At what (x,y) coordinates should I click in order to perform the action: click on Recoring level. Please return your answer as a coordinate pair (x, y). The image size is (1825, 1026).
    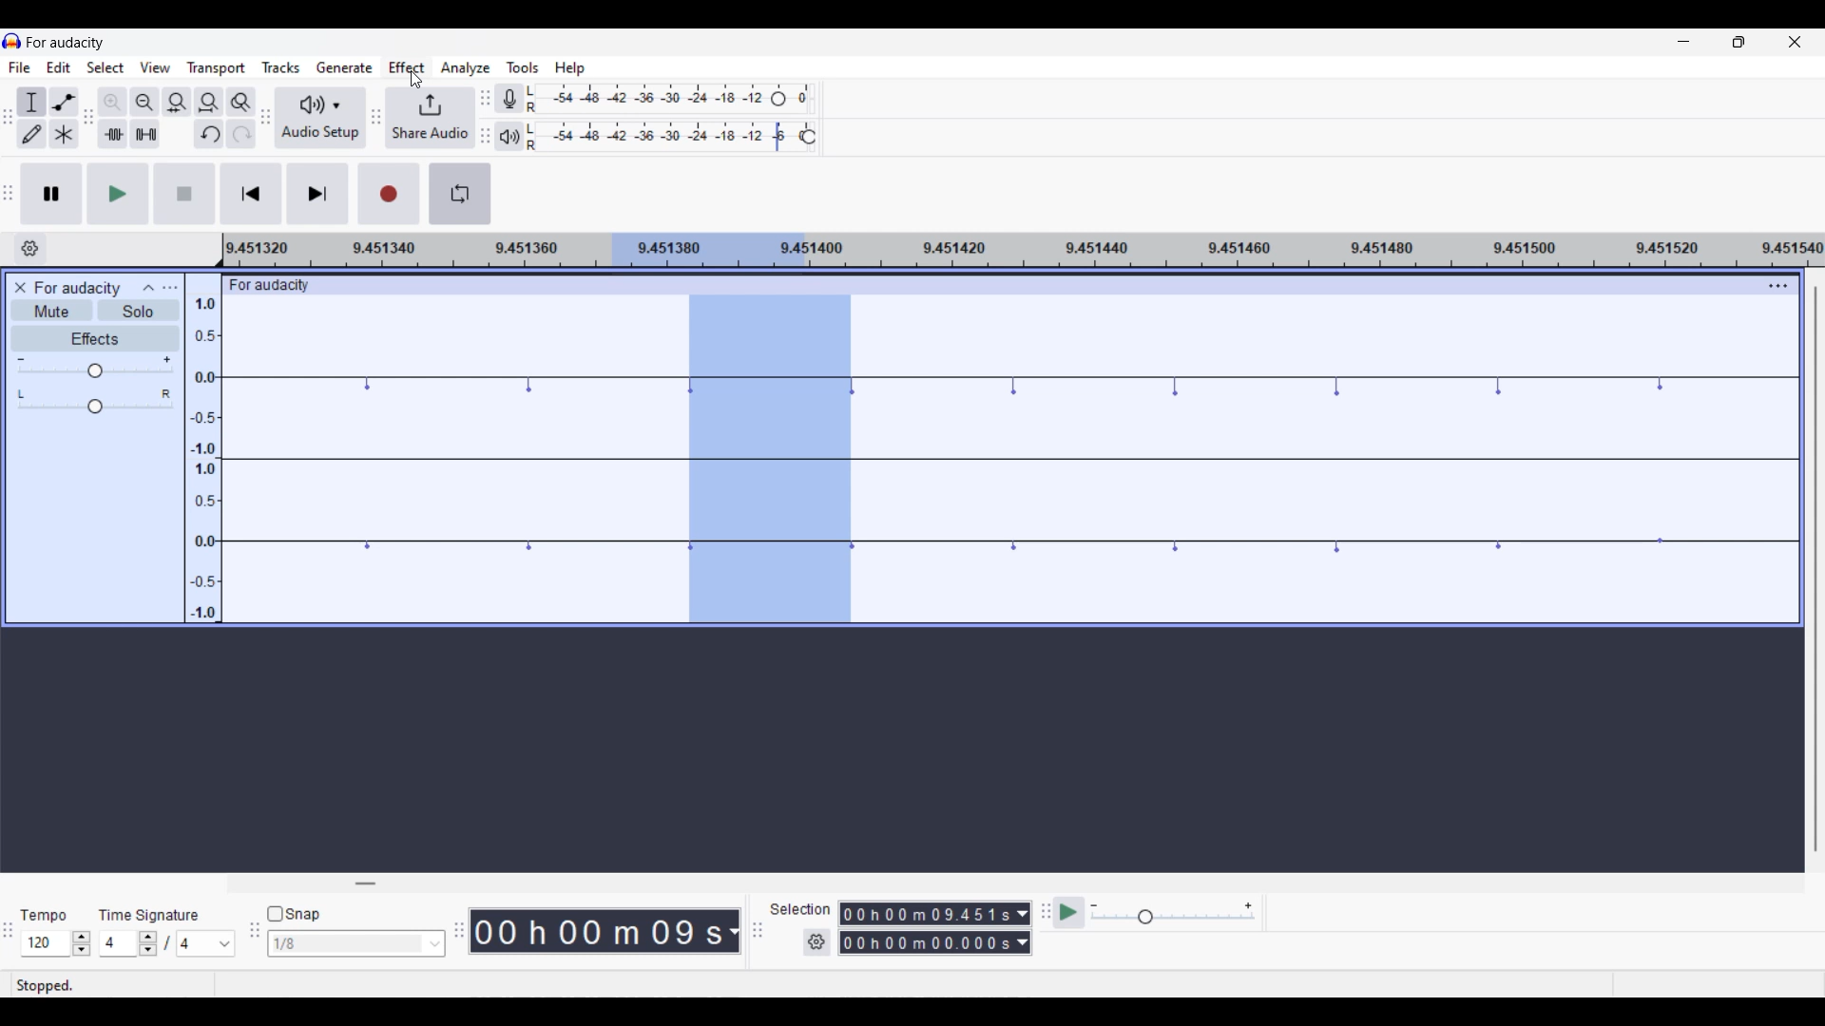
    Looking at the image, I should click on (672, 99).